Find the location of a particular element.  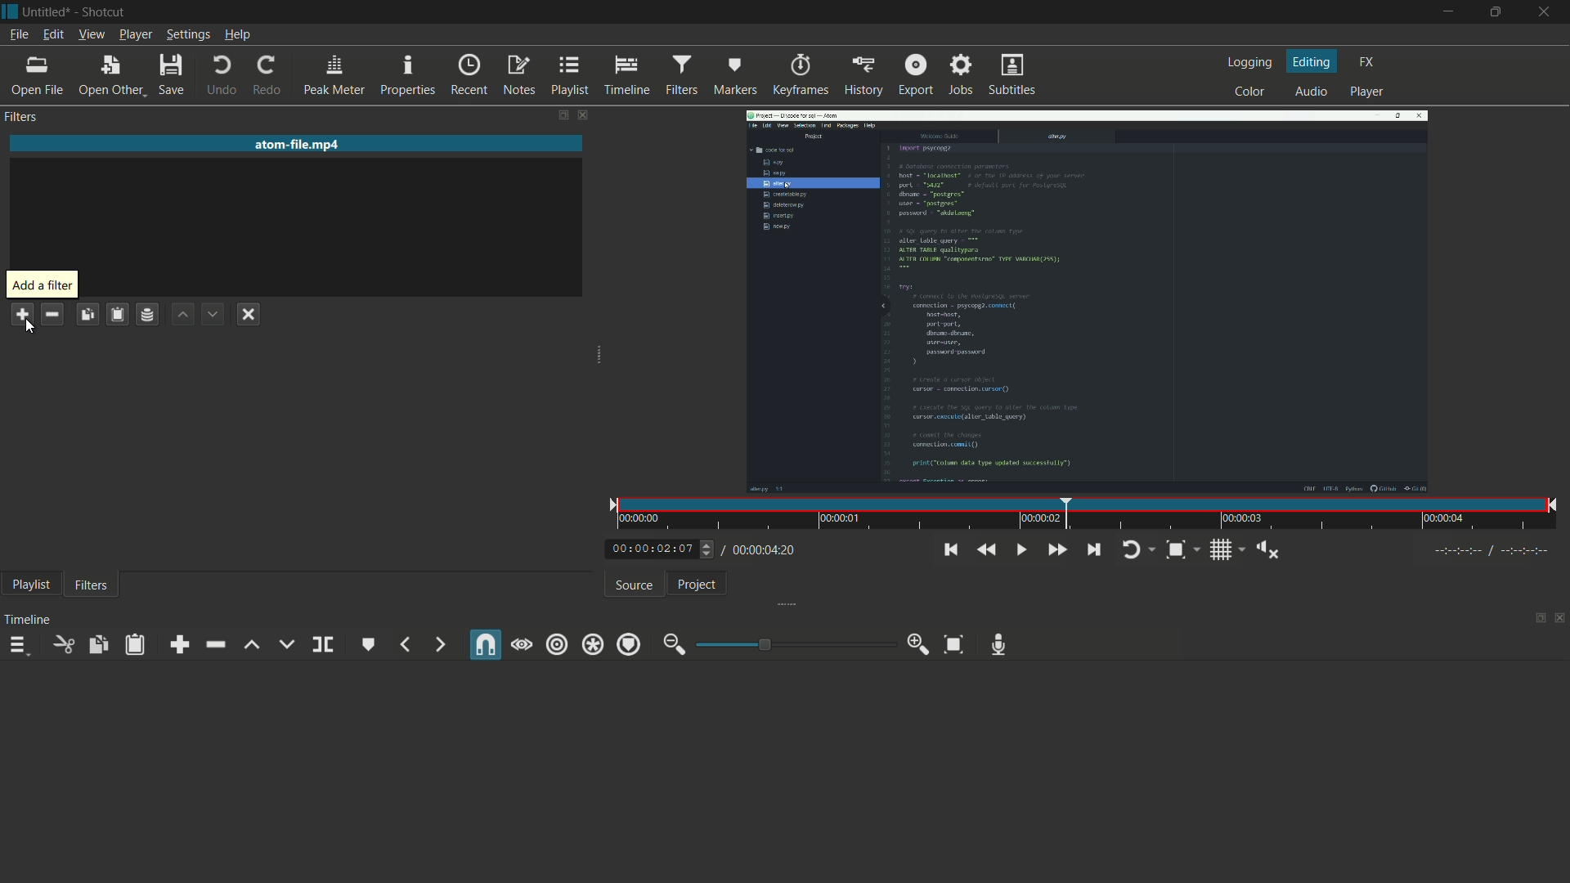

change layout is located at coordinates (562, 116).